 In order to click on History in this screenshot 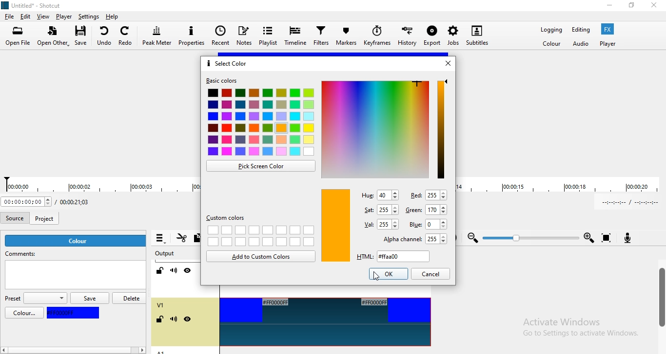, I will do `click(408, 37)`.